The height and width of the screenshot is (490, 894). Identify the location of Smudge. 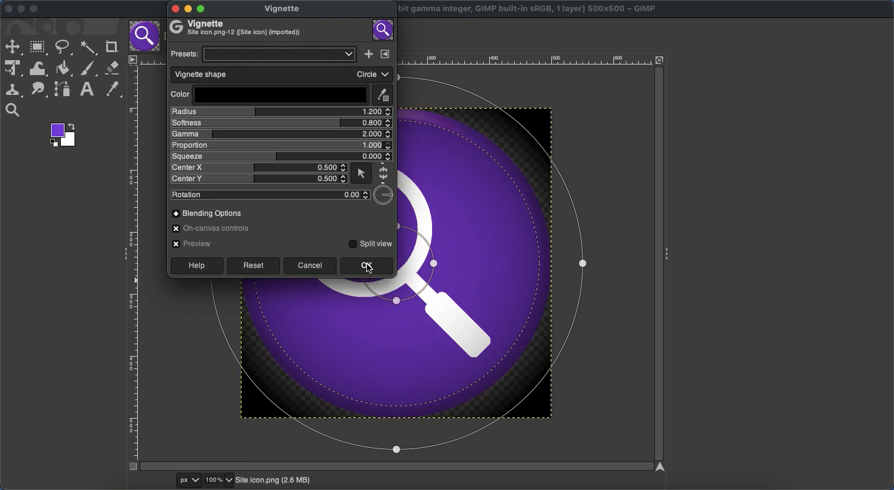
(39, 90).